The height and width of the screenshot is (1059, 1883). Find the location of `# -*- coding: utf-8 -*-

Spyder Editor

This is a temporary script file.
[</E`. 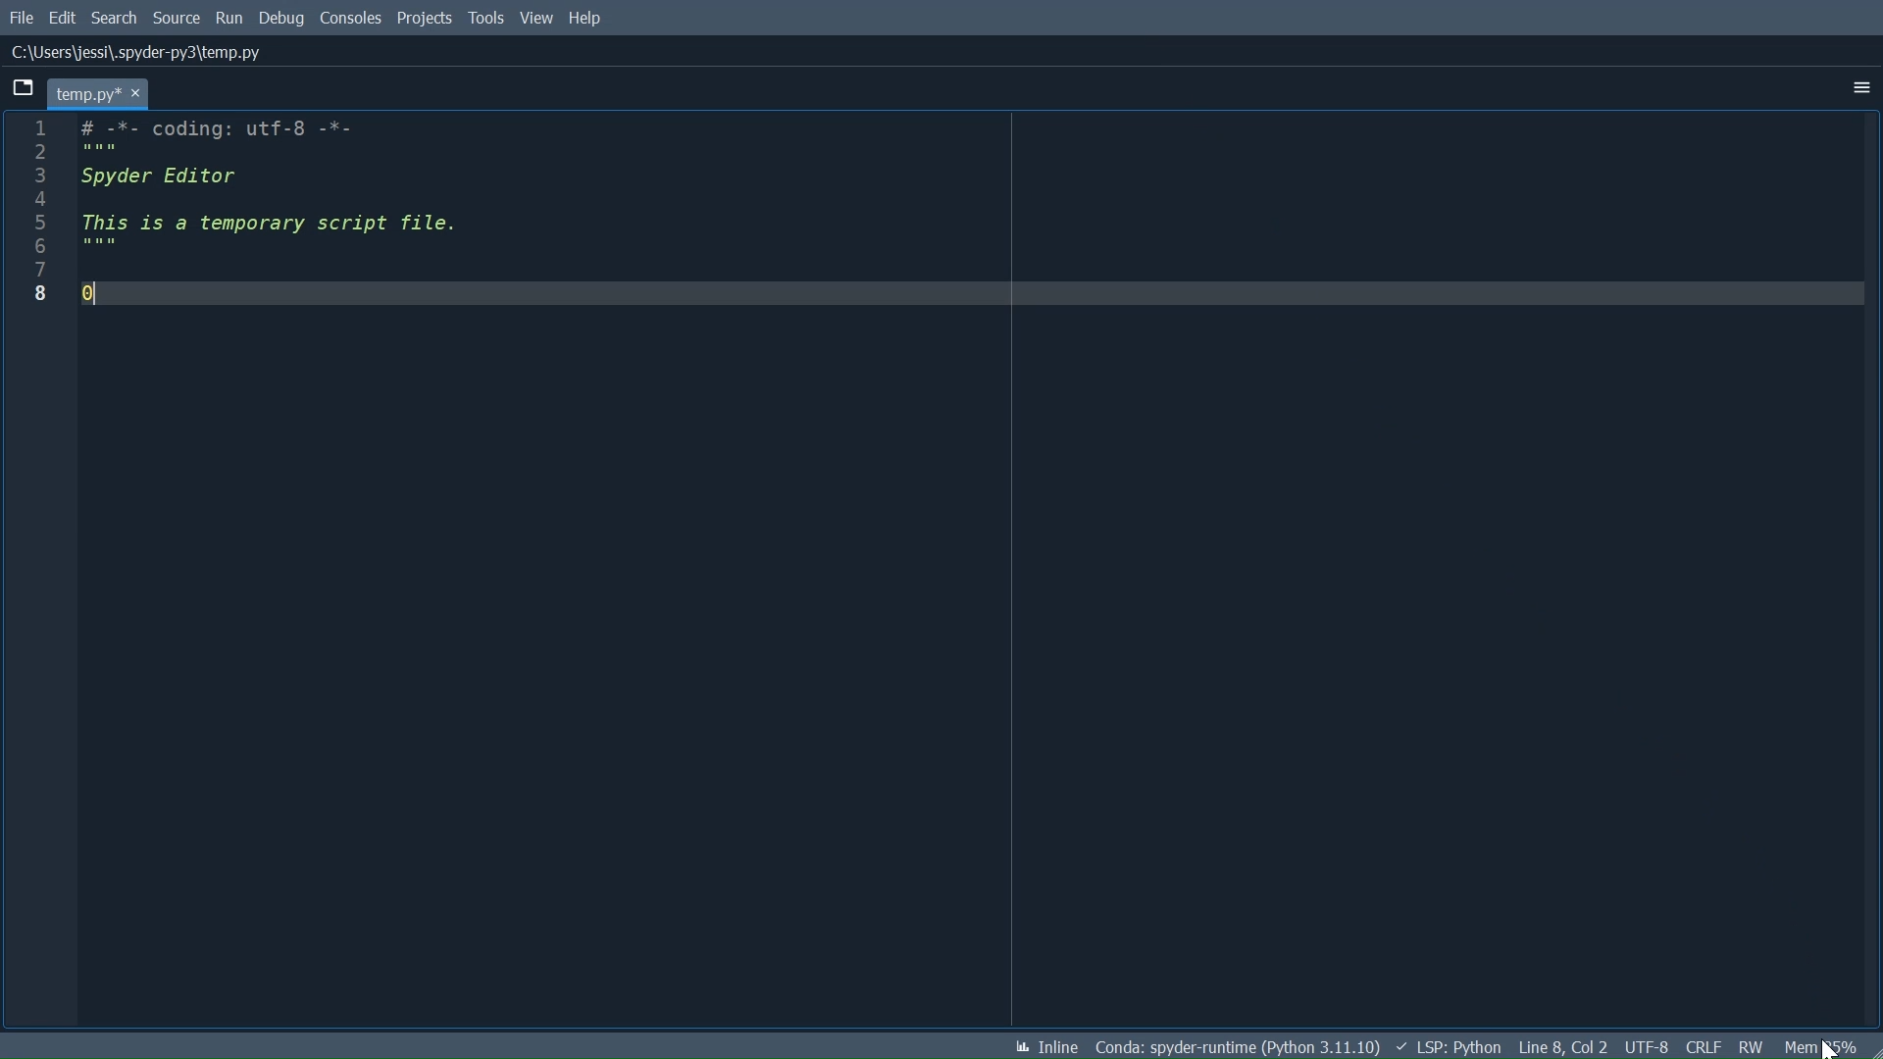

# -*- coding: utf-8 -*-

Spyder Editor

This is a temporary script file.
[</E is located at coordinates (971, 219).